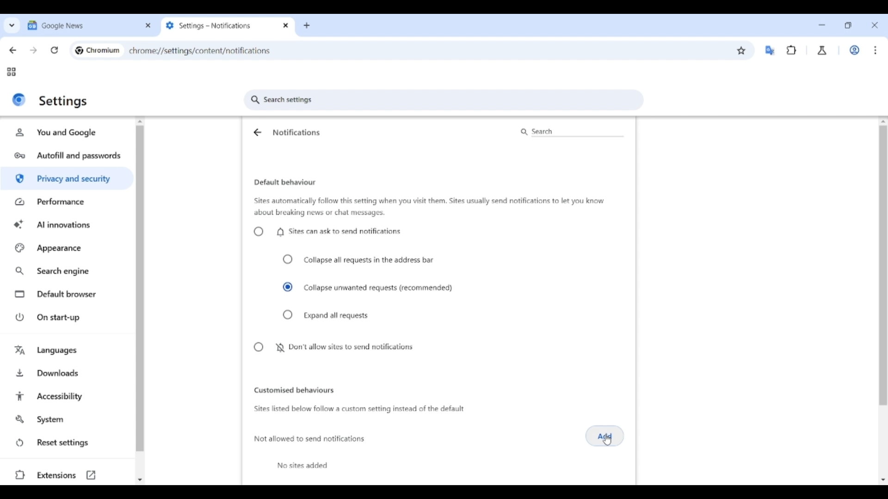  I want to click on No sites added, so click(302, 465).